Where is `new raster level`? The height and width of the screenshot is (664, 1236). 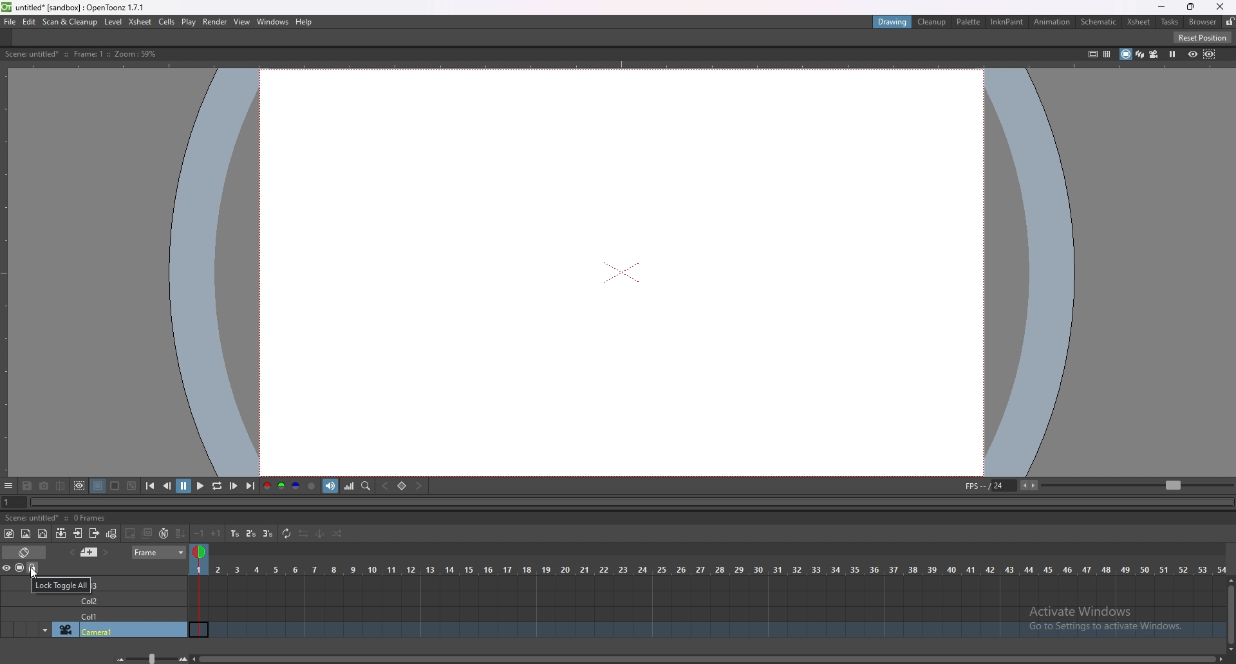
new raster level is located at coordinates (26, 533).